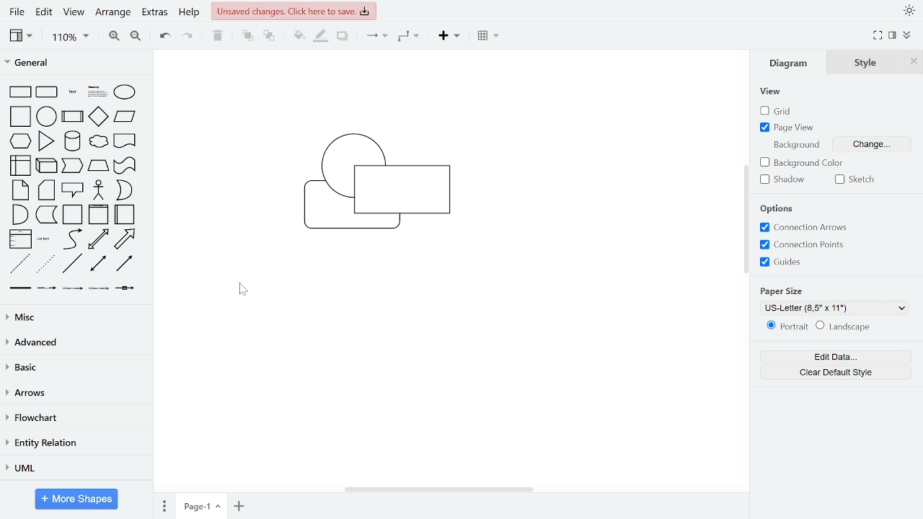 Image resolution: width=923 pixels, height=519 pixels. Describe the element at coordinates (322, 37) in the screenshot. I see `fill line` at that location.